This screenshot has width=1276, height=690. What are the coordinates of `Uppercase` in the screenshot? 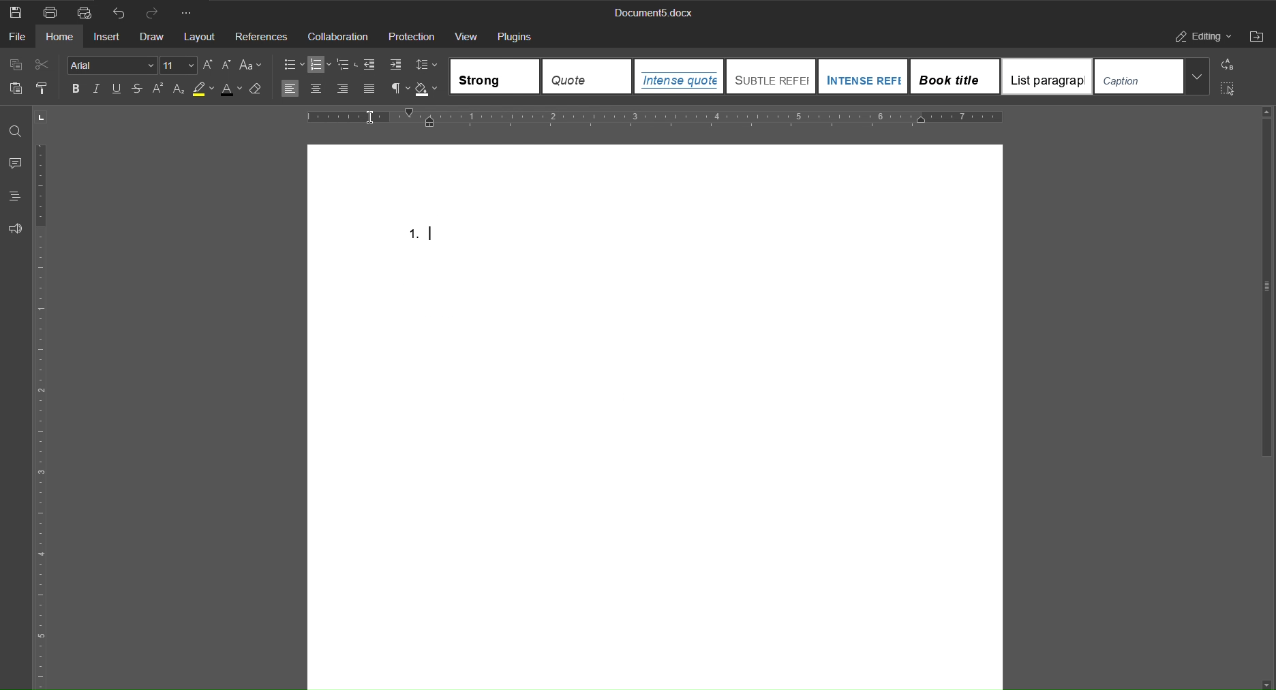 It's located at (209, 65).